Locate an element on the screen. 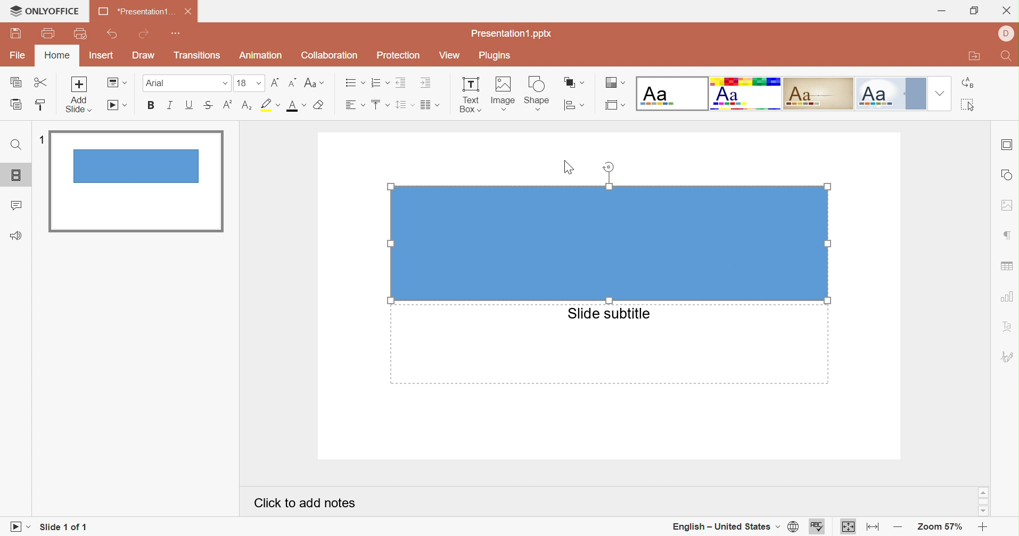  File is located at coordinates (19, 54).